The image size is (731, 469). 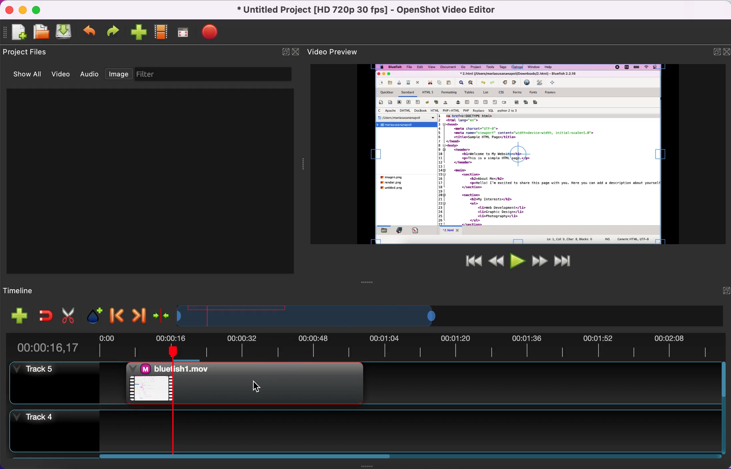 What do you see at coordinates (137, 314) in the screenshot?
I see `next marker` at bounding box center [137, 314].